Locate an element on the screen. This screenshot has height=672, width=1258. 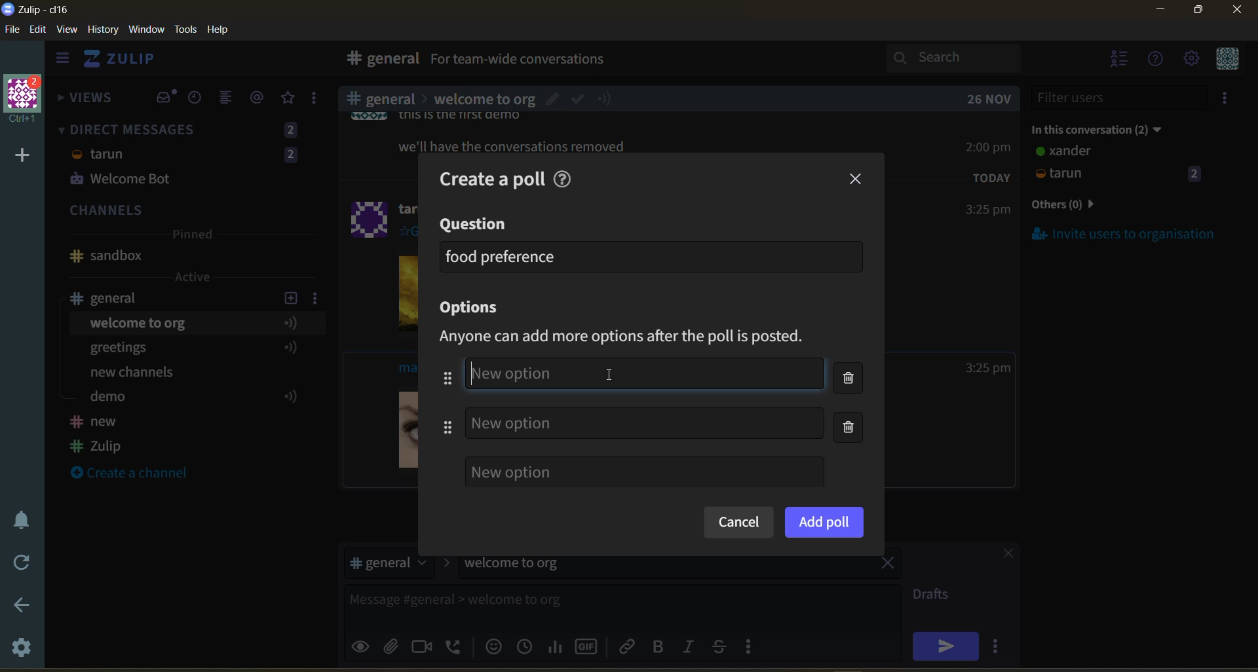
hide user list is located at coordinates (1120, 60).